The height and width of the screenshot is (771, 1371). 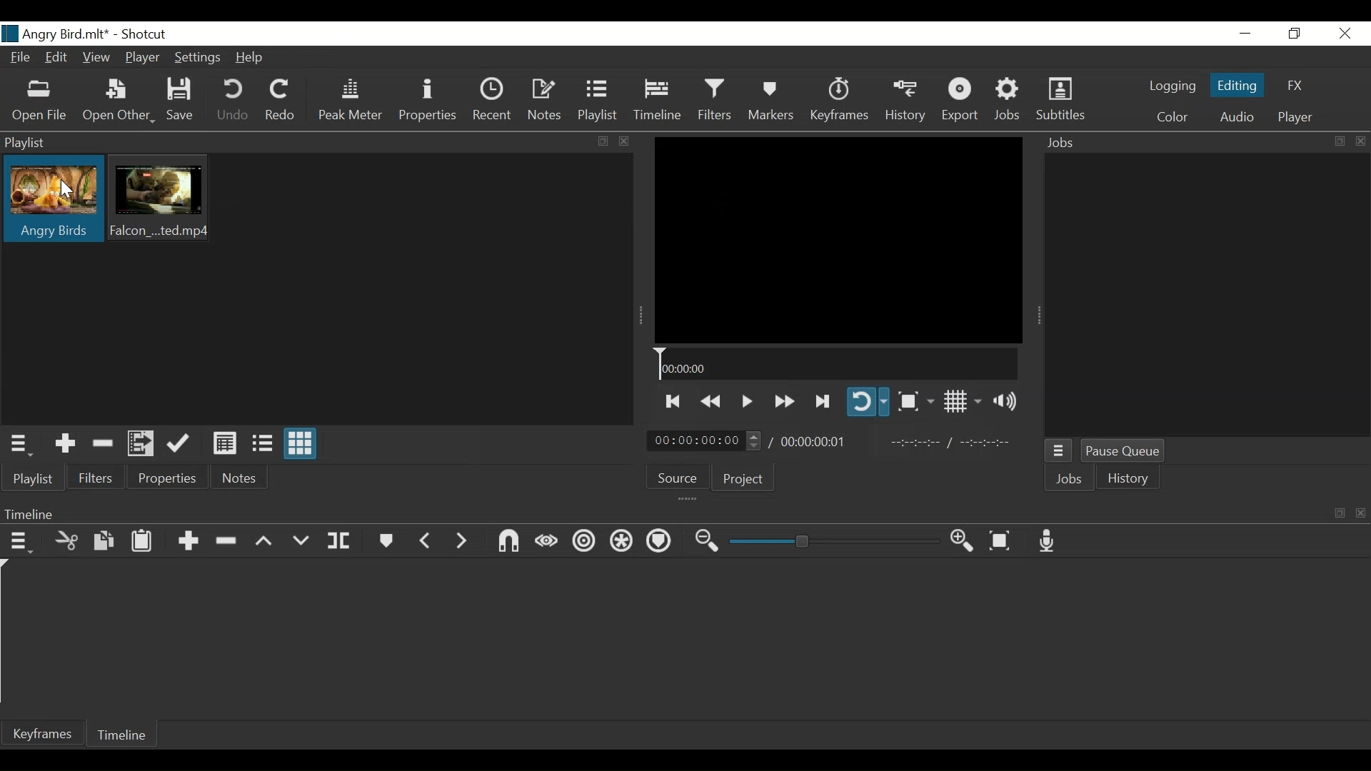 What do you see at coordinates (908, 102) in the screenshot?
I see `History` at bounding box center [908, 102].